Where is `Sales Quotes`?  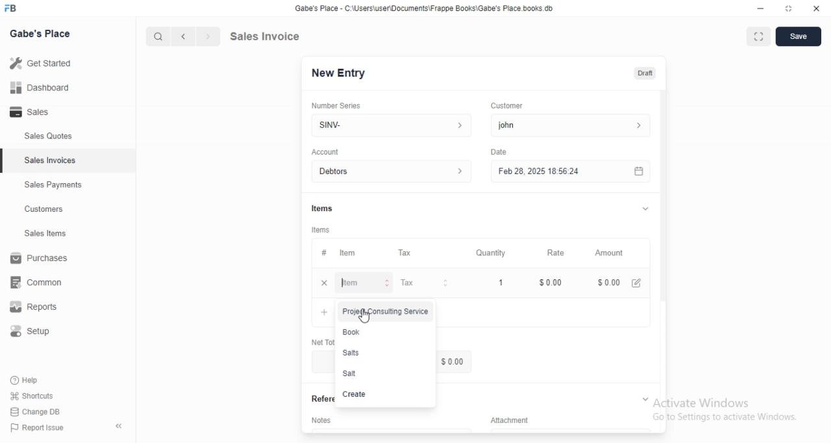
Sales Quotes is located at coordinates (42, 136).